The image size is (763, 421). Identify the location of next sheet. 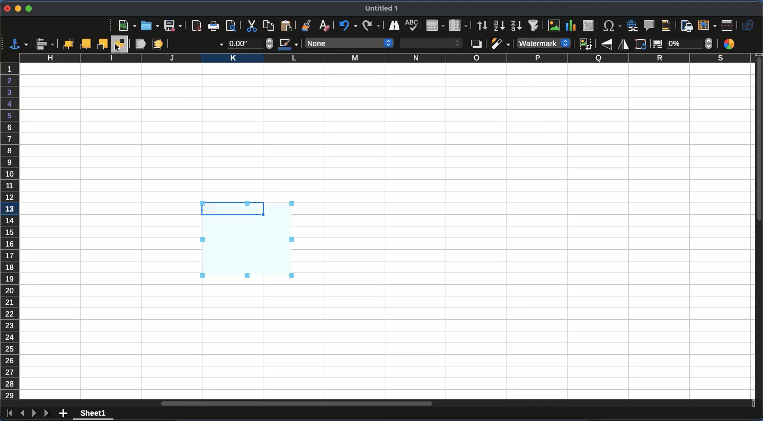
(34, 413).